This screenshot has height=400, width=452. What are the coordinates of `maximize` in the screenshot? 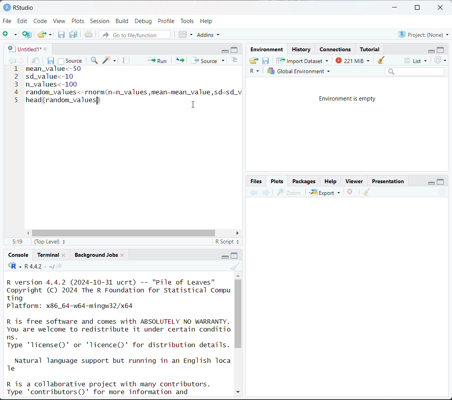 It's located at (235, 255).